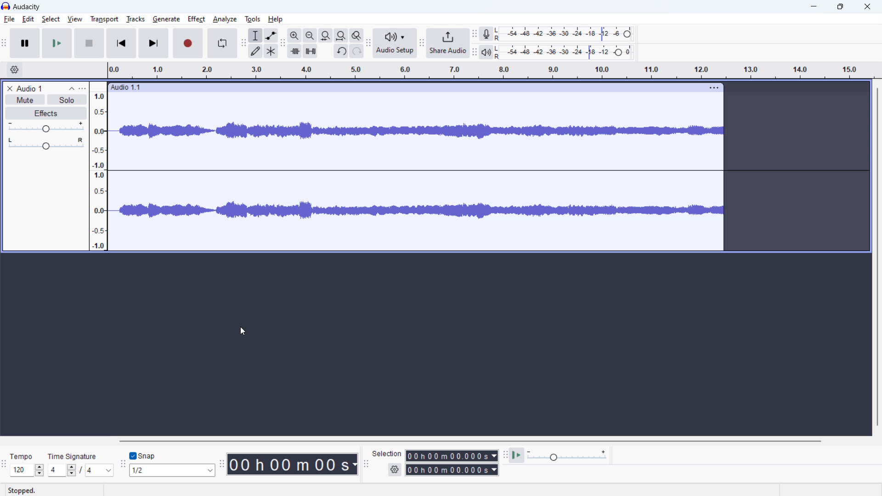  Describe the element at coordinates (490, 70) in the screenshot. I see `timeline` at that location.